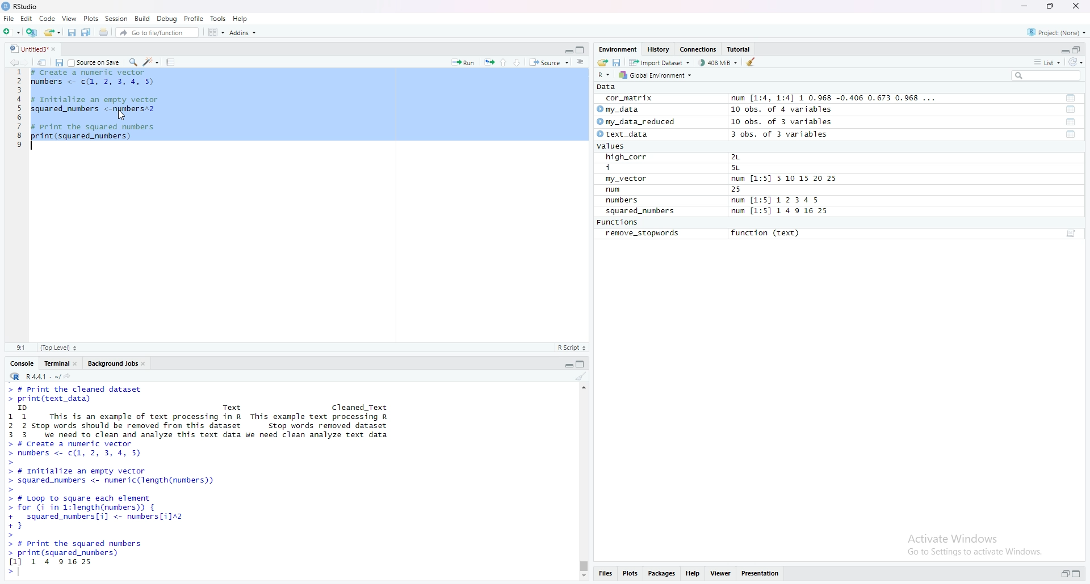 The width and height of the screenshot is (1090, 584). I want to click on Load Workspace, so click(602, 61).